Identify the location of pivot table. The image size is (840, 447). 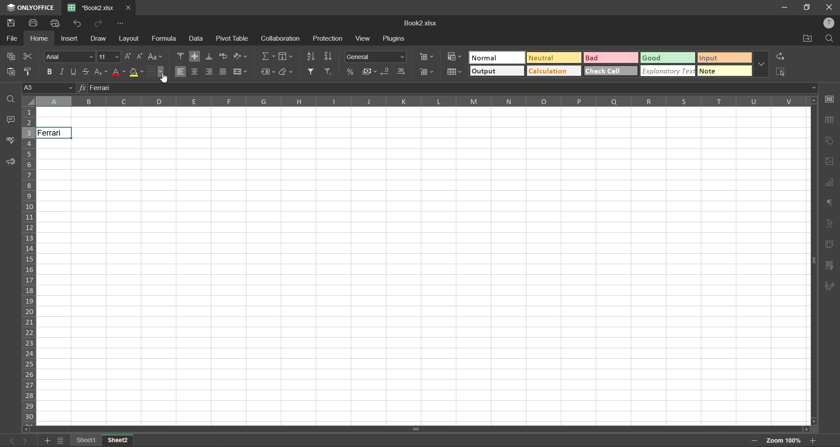
(234, 38).